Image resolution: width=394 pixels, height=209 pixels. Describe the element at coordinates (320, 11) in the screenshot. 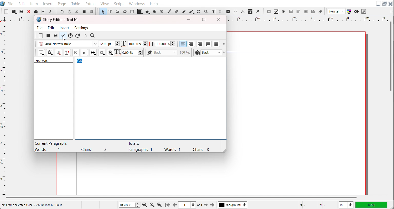

I see `List Annotation` at that location.